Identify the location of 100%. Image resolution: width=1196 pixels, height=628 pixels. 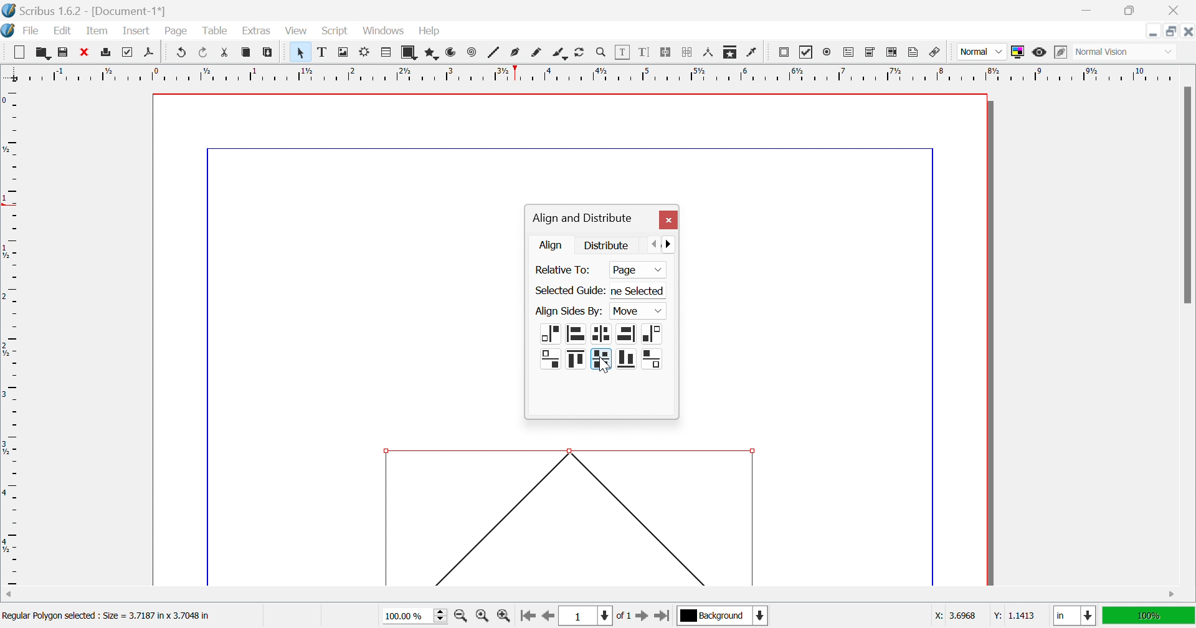
(1147, 614).